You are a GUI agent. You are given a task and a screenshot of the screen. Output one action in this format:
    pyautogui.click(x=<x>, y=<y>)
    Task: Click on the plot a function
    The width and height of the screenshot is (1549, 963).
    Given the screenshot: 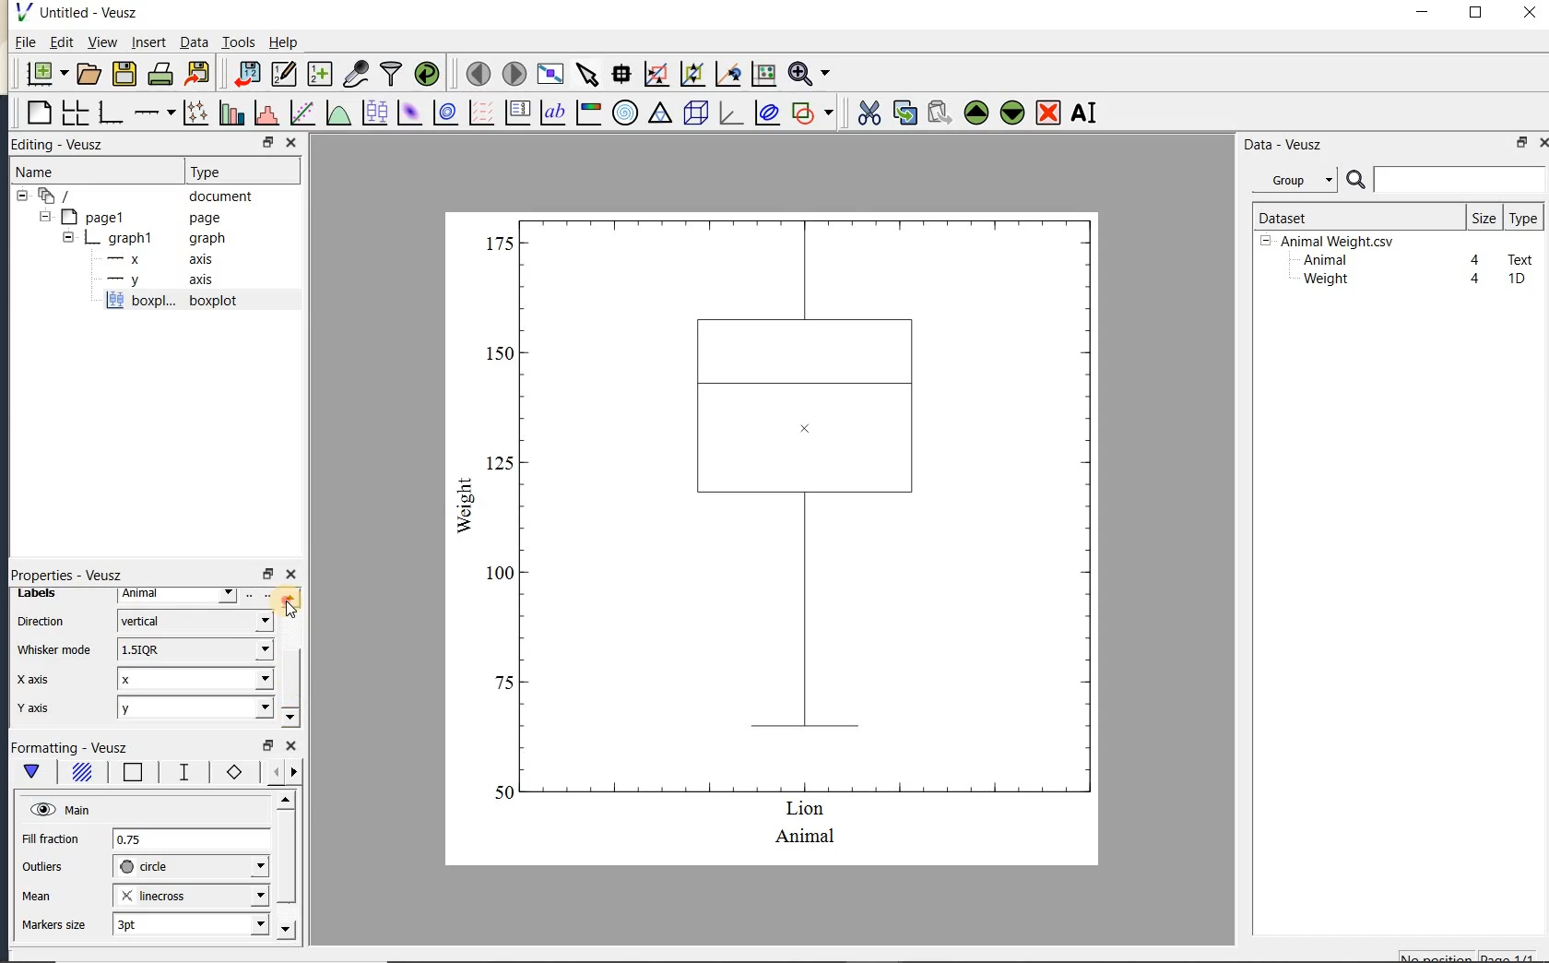 What is the action you would take?
    pyautogui.click(x=337, y=115)
    